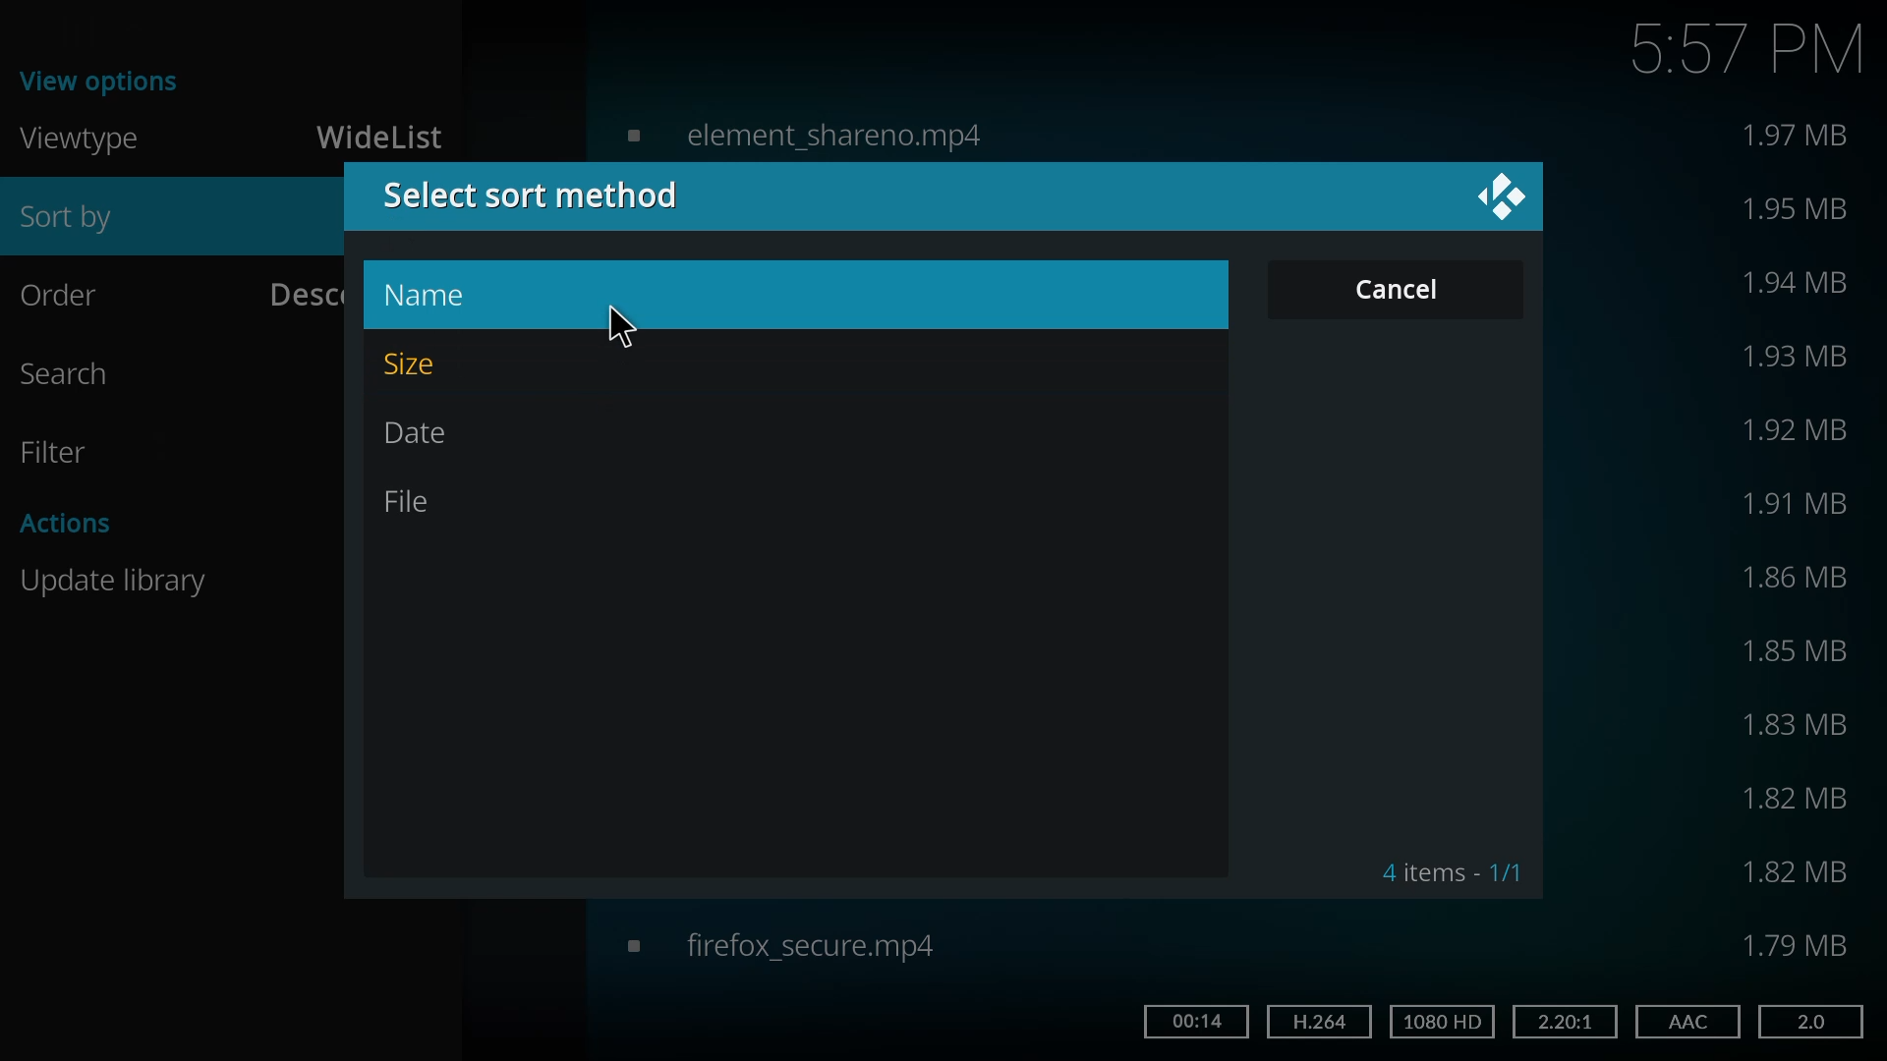  What do you see at coordinates (781, 944) in the screenshot?
I see `video` at bounding box center [781, 944].